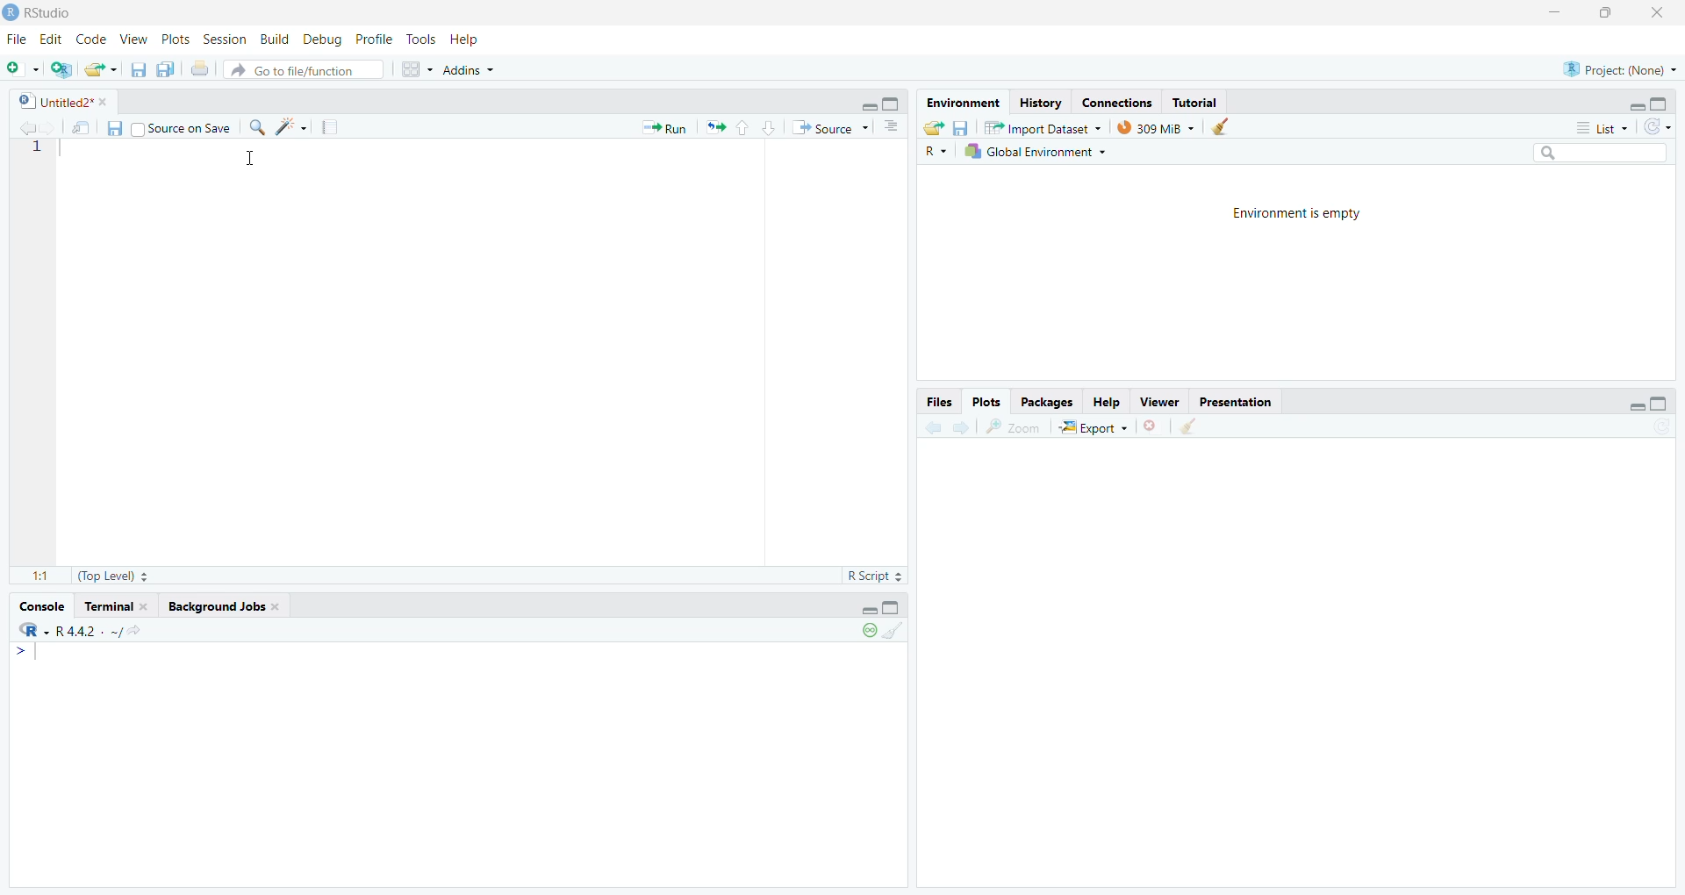 Image resolution: width=1685 pixels, height=895 pixels. What do you see at coordinates (162, 71) in the screenshot?
I see `copy` at bounding box center [162, 71].